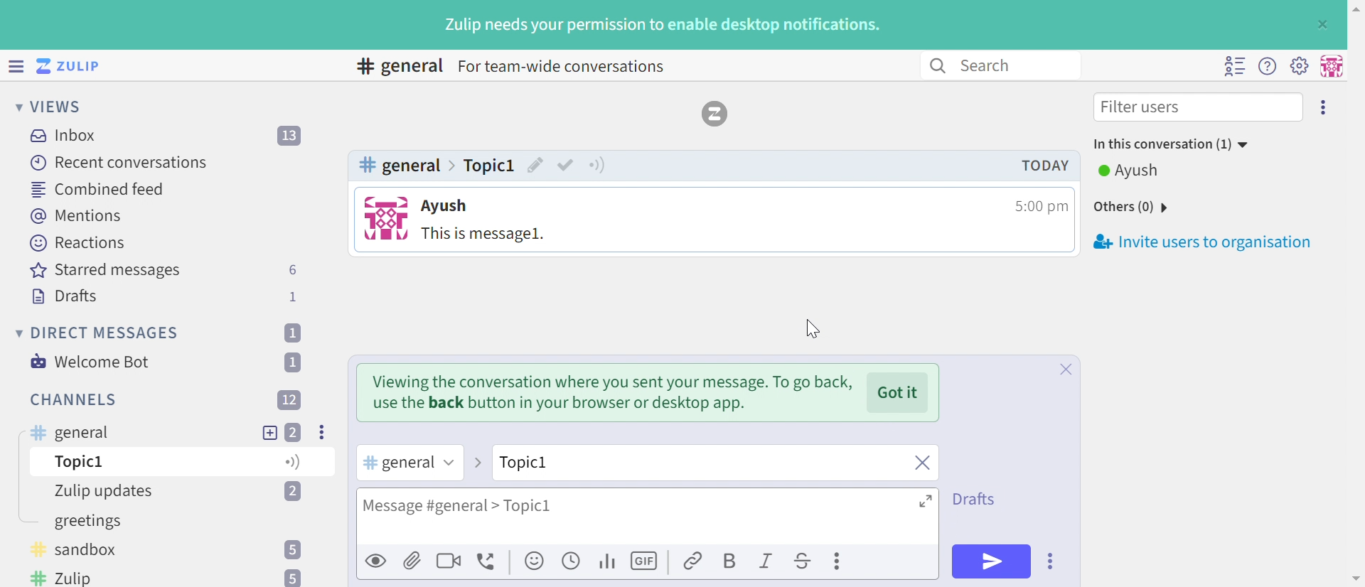 Image resolution: width=1365 pixels, height=587 pixels. What do you see at coordinates (16, 333) in the screenshot?
I see `Drop Down` at bounding box center [16, 333].